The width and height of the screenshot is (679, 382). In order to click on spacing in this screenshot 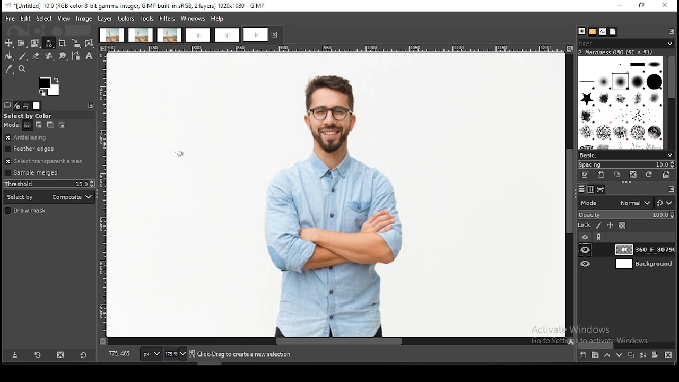, I will do `click(625, 165)`.